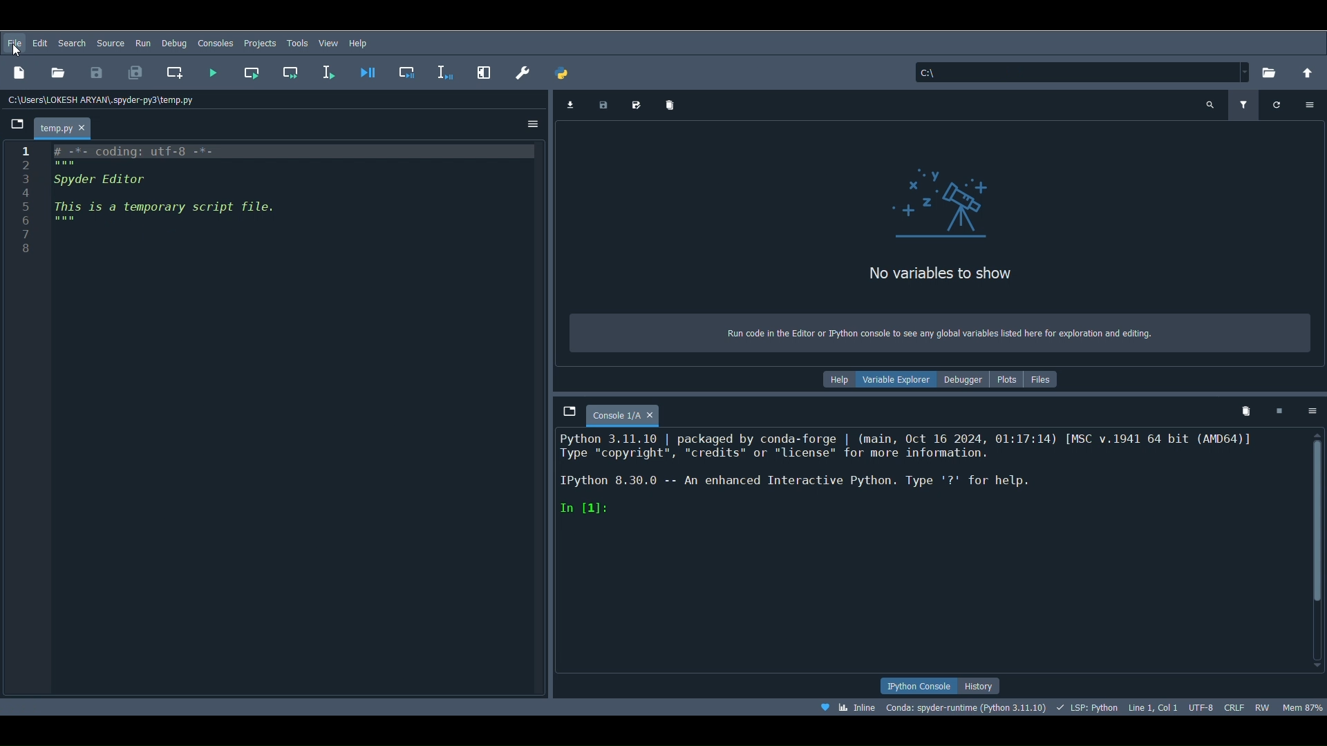  Describe the element at coordinates (142, 44) in the screenshot. I see `Run` at that location.